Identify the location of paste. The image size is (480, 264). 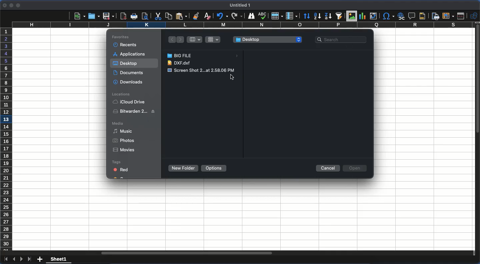
(168, 16).